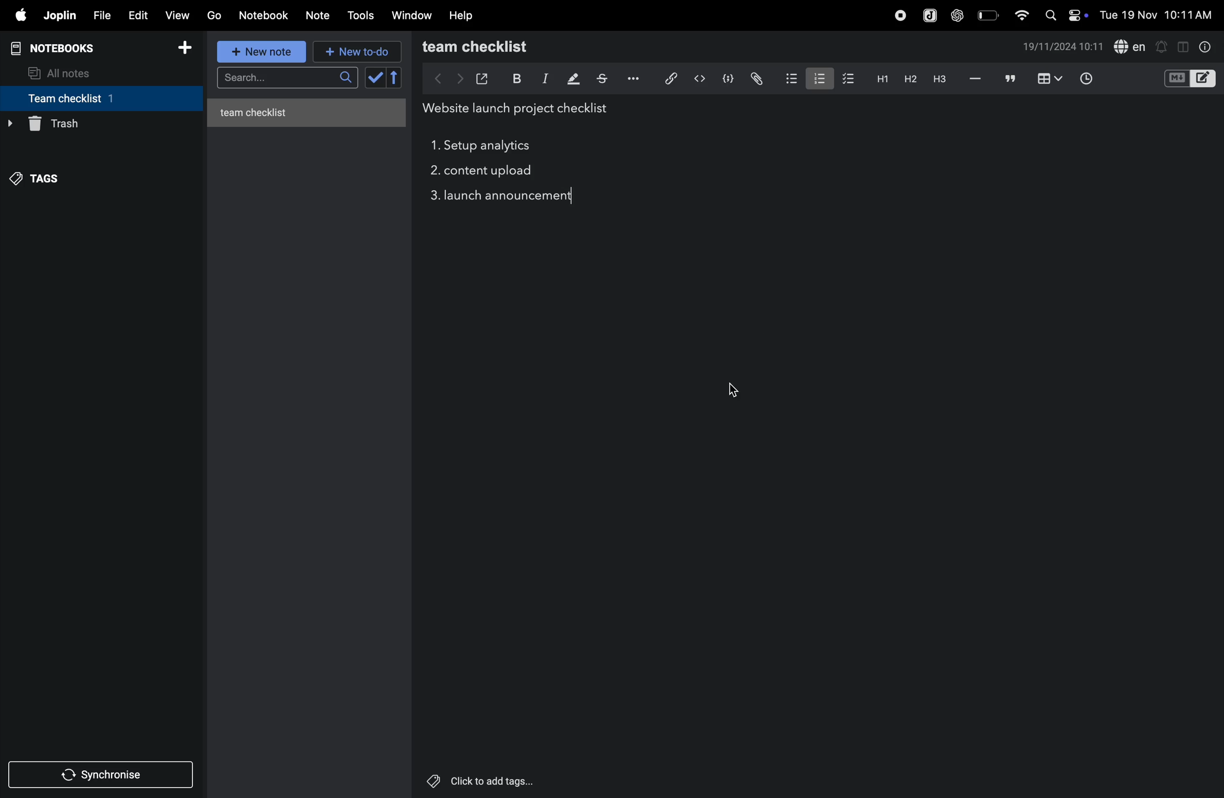 This screenshot has height=798, width=1224. What do you see at coordinates (927, 14) in the screenshot?
I see `joplin` at bounding box center [927, 14].